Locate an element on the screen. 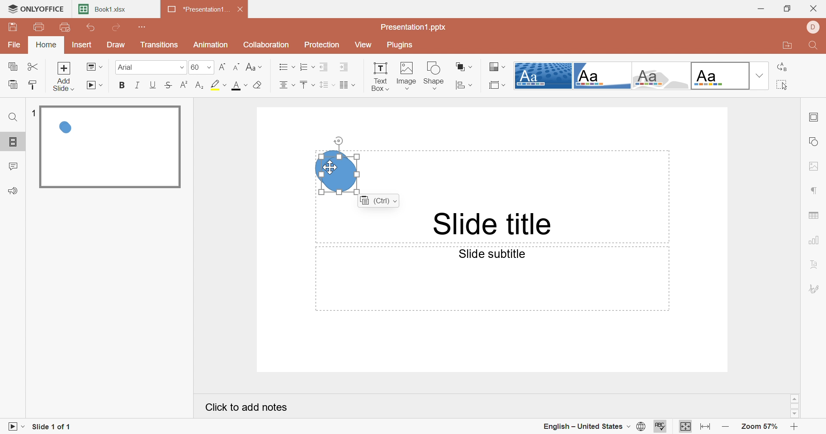 The height and width of the screenshot is (434, 826). Slide subtitle is located at coordinates (493, 254).